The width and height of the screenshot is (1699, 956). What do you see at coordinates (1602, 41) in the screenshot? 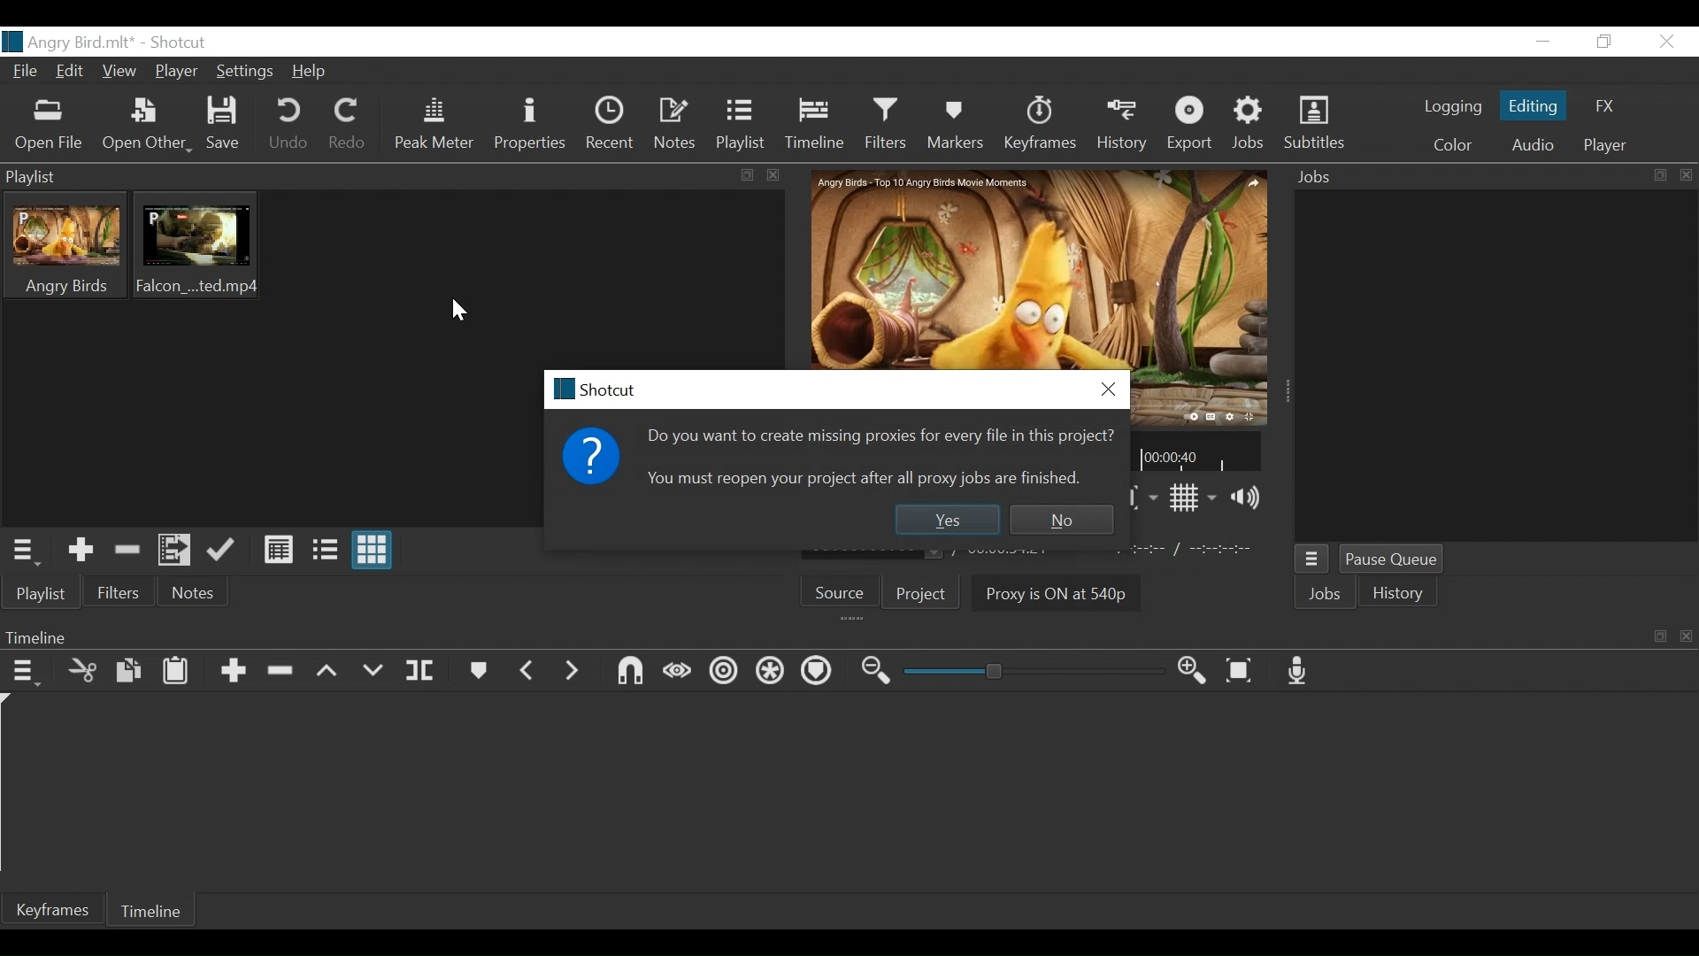
I see `Restore` at bounding box center [1602, 41].